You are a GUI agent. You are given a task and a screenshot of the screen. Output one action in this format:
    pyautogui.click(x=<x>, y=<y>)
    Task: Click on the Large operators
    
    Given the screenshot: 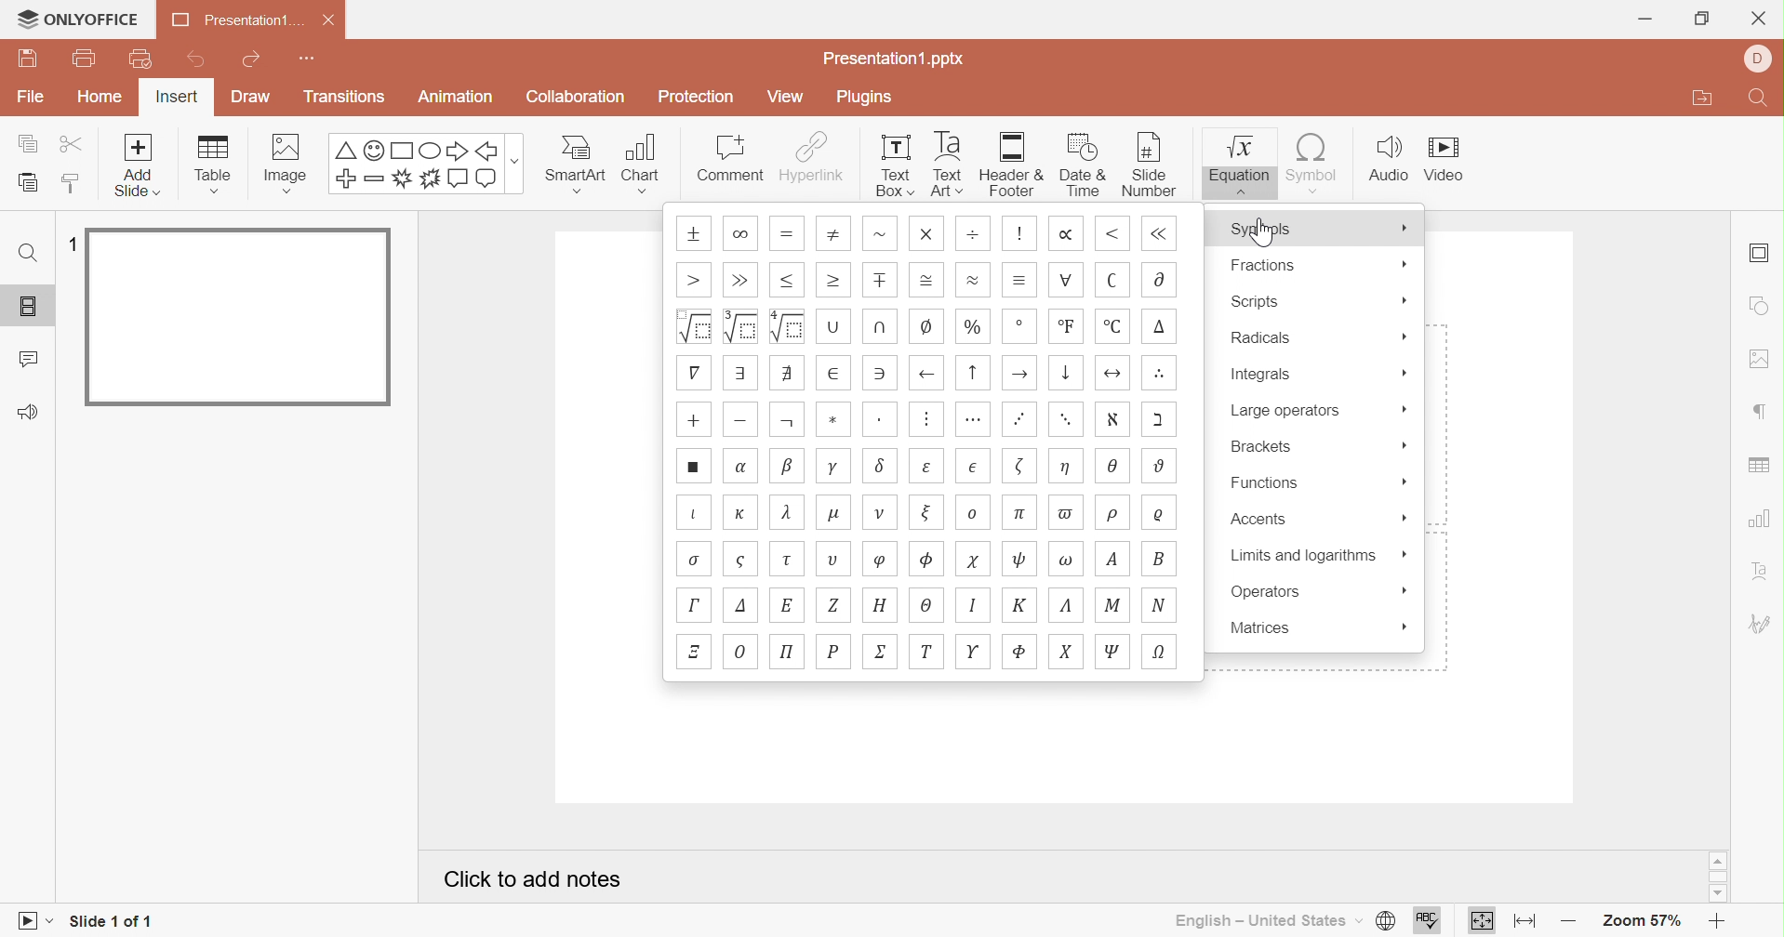 What is the action you would take?
    pyautogui.click(x=1314, y=409)
    